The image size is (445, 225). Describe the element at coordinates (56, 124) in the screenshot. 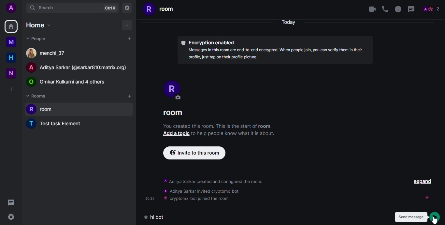

I see `test task element` at that location.